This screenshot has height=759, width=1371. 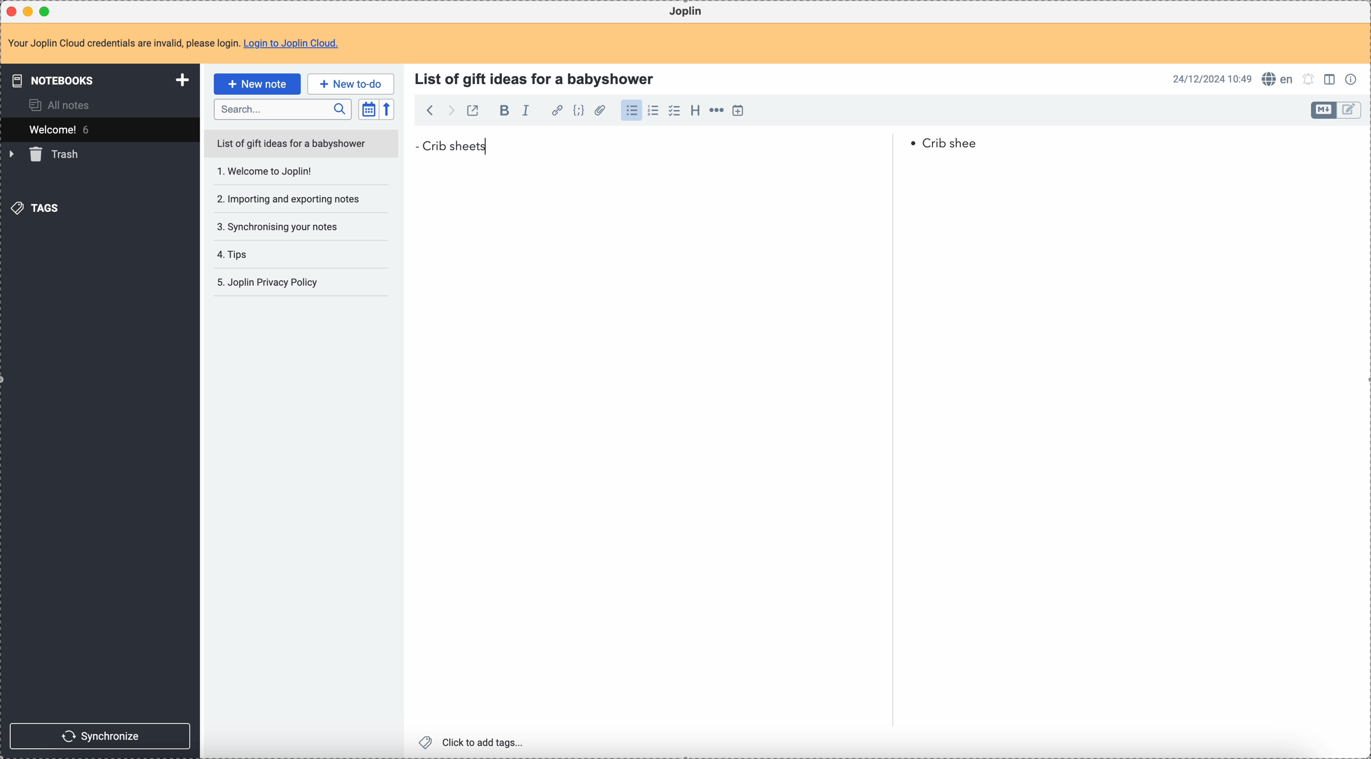 What do you see at coordinates (718, 111) in the screenshot?
I see `horizontal rule` at bounding box center [718, 111].